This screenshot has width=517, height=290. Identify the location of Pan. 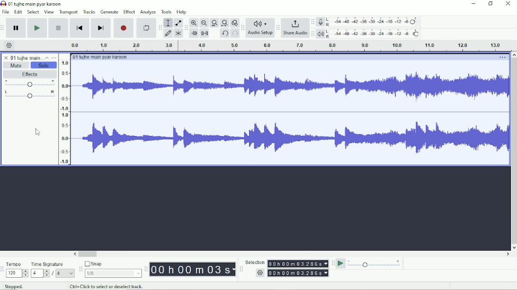
(30, 95).